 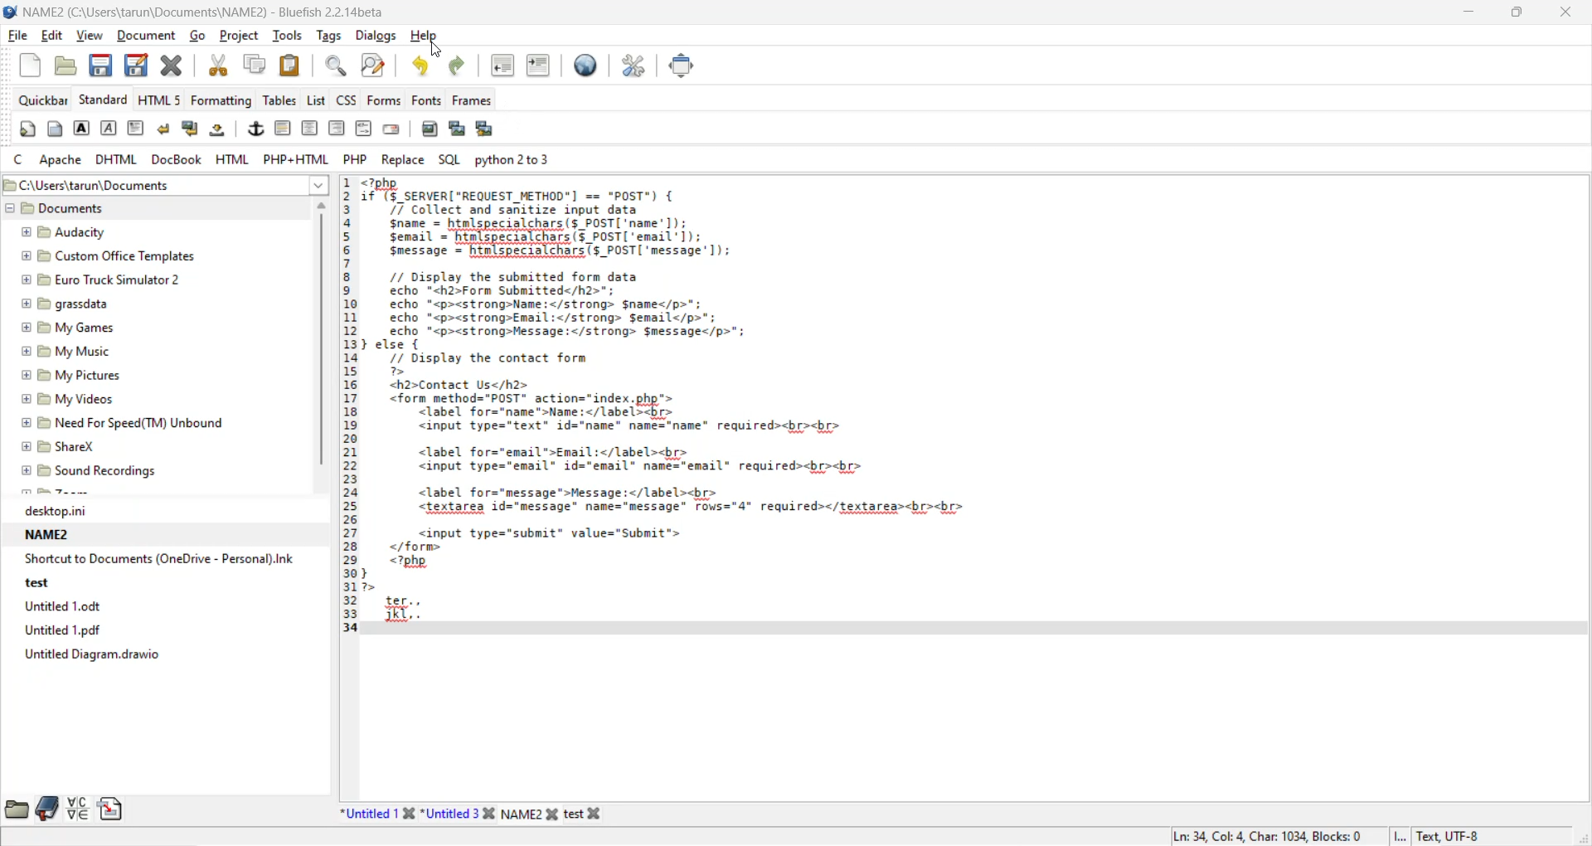 What do you see at coordinates (473, 99) in the screenshot?
I see `frames` at bounding box center [473, 99].